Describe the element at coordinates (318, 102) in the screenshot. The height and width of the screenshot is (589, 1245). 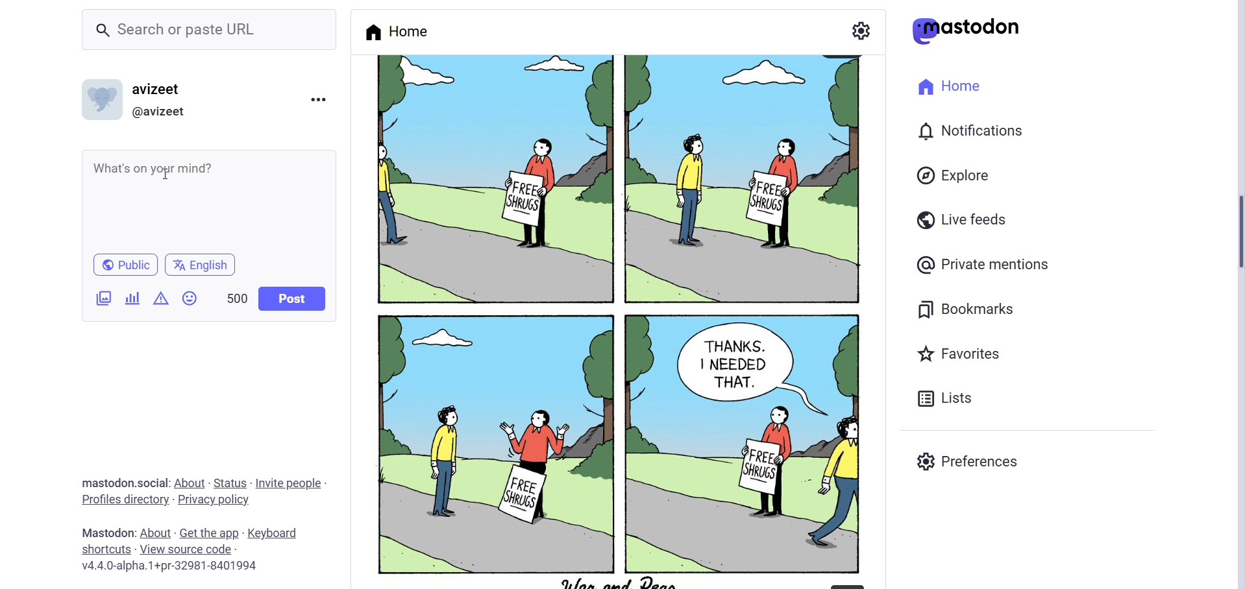
I see `Menu` at that location.